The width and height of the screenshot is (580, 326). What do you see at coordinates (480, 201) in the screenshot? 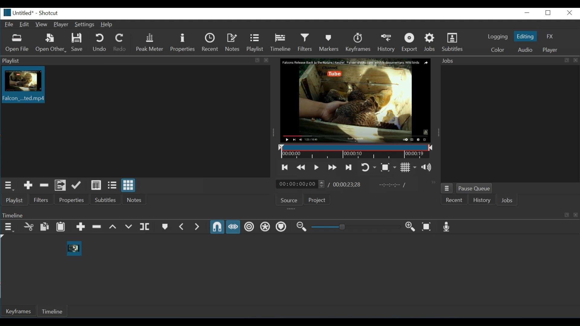
I see `History` at bounding box center [480, 201].